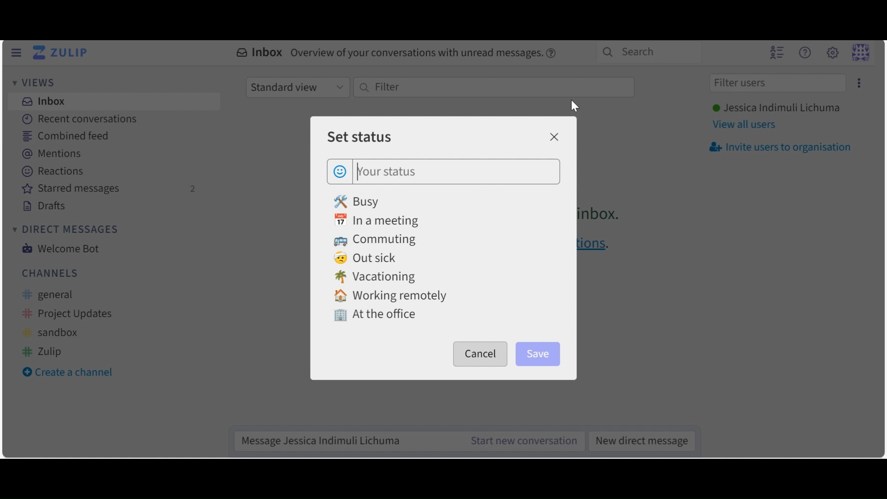  What do you see at coordinates (857, 83) in the screenshot?
I see `Invite users to organisation` at bounding box center [857, 83].